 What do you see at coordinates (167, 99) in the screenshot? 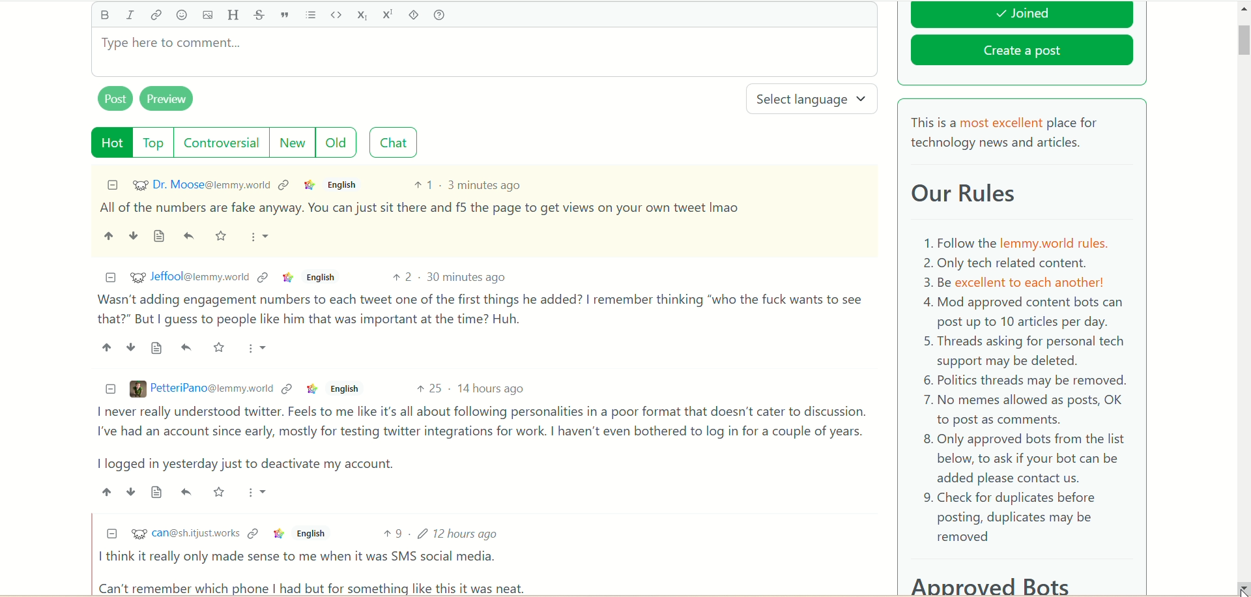
I see `preview` at bounding box center [167, 99].